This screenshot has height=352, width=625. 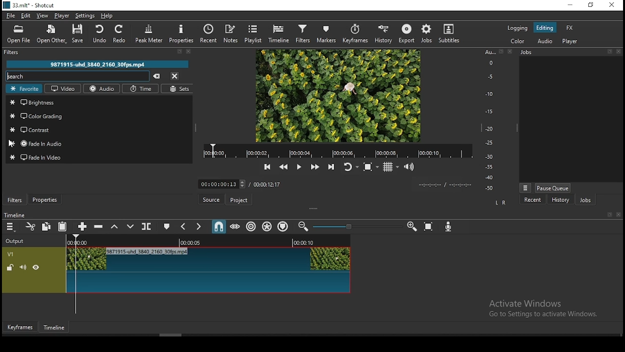 What do you see at coordinates (208, 32) in the screenshot?
I see `recent` at bounding box center [208, 32].